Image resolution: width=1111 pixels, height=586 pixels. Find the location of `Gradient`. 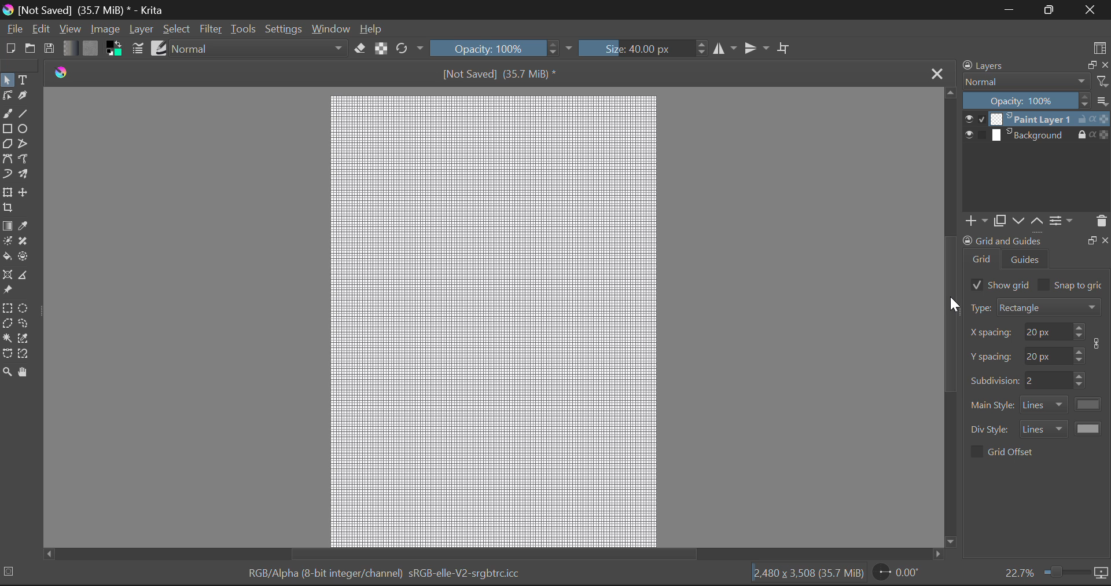

Gradient is located at coordinates (69, 47).